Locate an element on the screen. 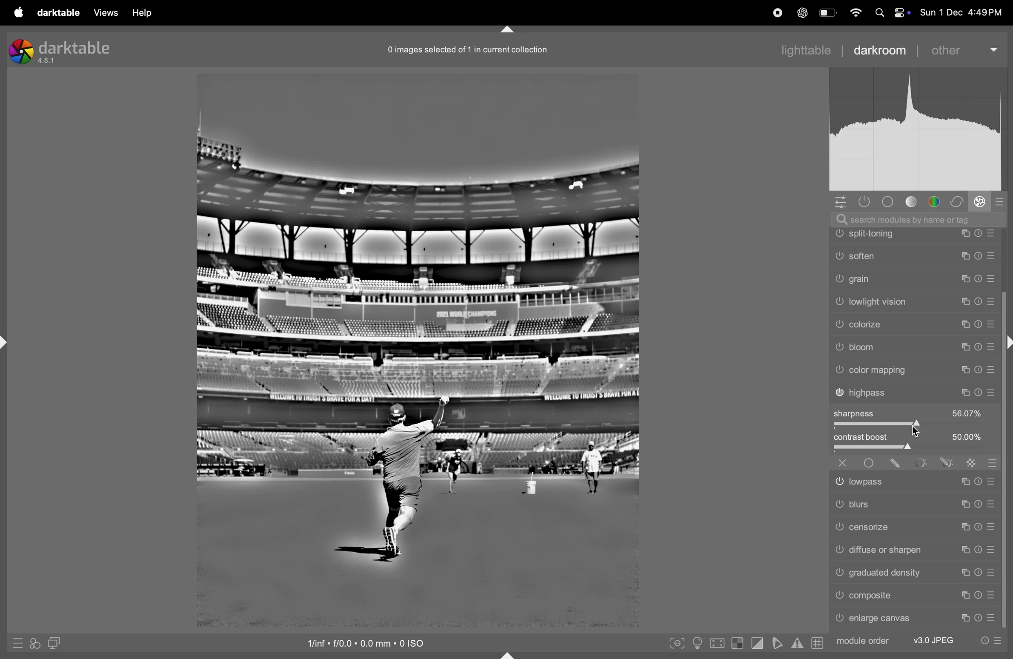 This screenshot has height=659, width=1013. difuse shapen is located at coordinates (913, 549).